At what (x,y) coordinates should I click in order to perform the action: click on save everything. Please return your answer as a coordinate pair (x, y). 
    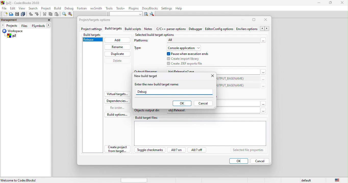
    Looking at the image, I should click on (23, 14).